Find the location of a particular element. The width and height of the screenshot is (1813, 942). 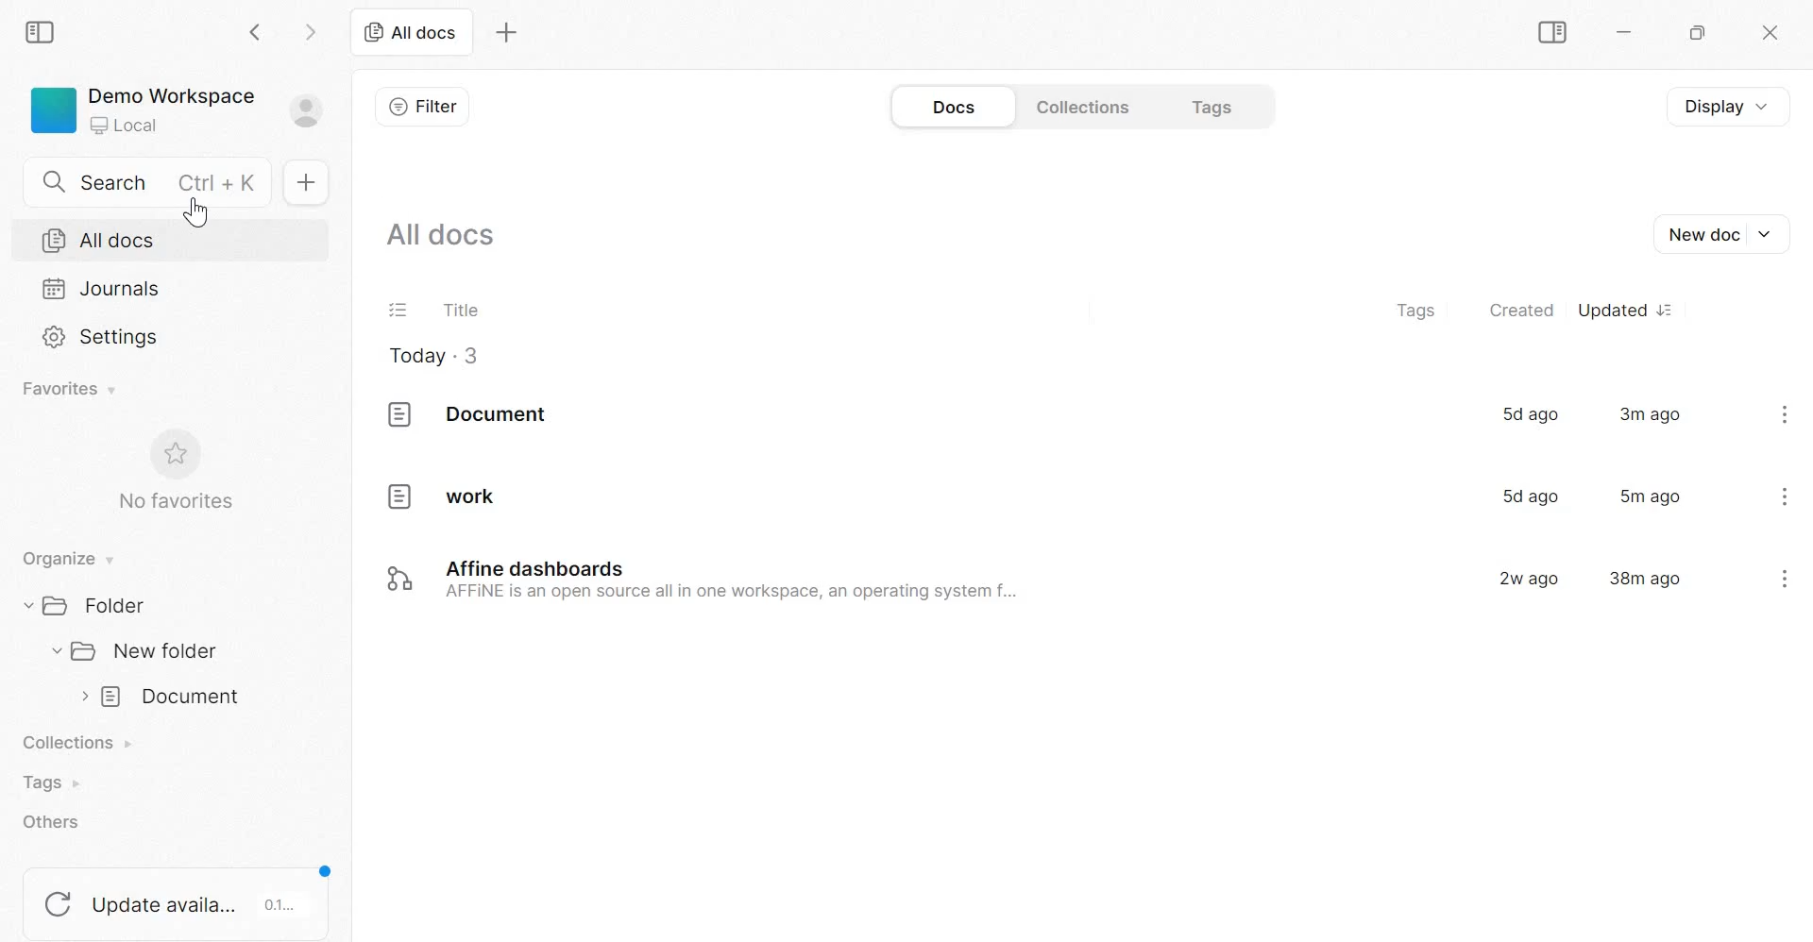

Maximize is located at coordinates (1703, 36).